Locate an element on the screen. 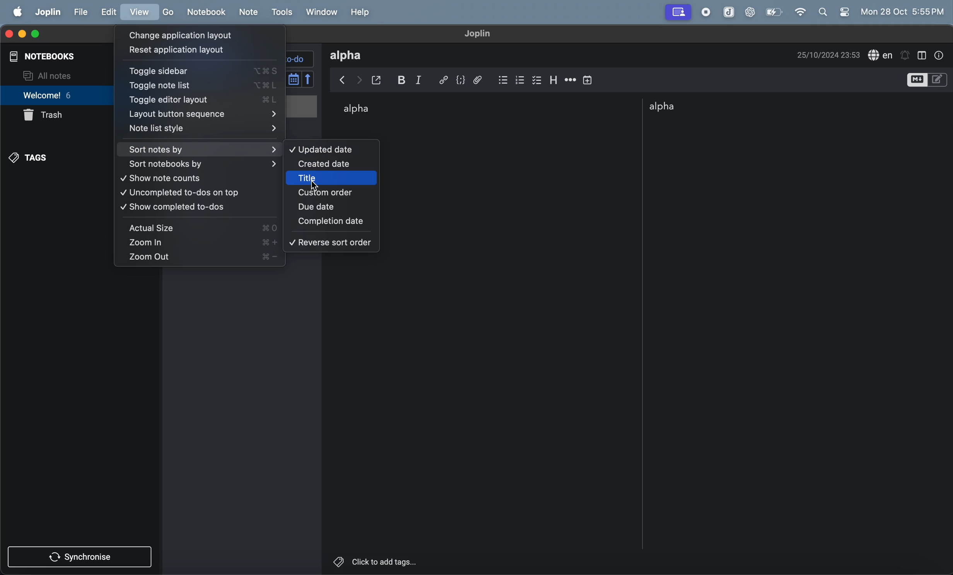 This screenshot has width=953, height=575. show completed to dos is located at coordinates (193, 209).